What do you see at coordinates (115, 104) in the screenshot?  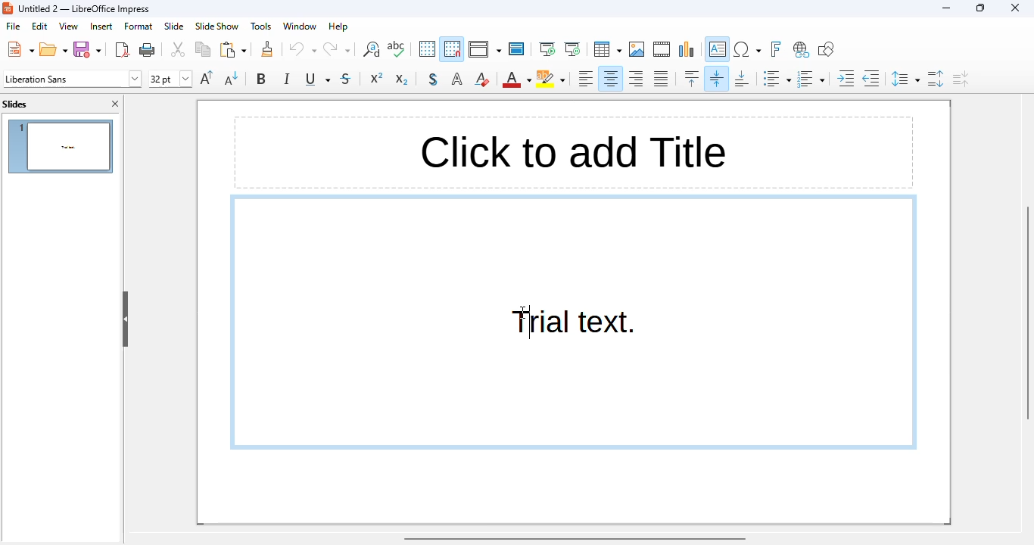 I see `close pane` at bounding box center [115, 104].